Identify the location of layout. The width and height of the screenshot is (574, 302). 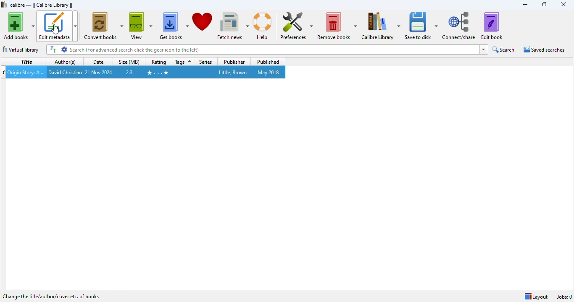
(536, 297).